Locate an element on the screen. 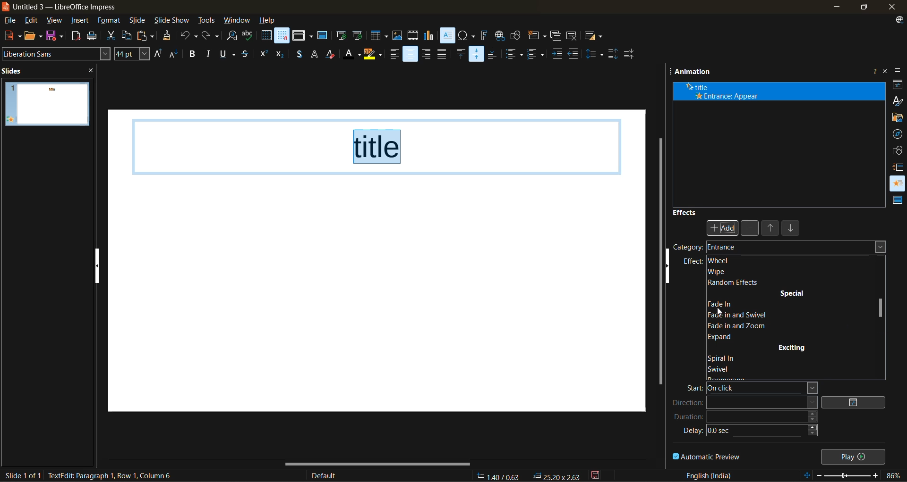 The height and width of the screenshot is (482, 907). decrease paragraph spacing is located at coordinates (630, 54).